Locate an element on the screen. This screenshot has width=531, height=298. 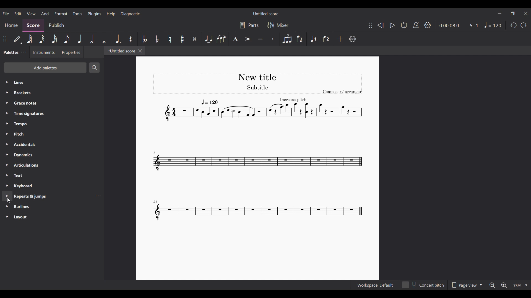
Accidentals is located at coordinates (52, 145).